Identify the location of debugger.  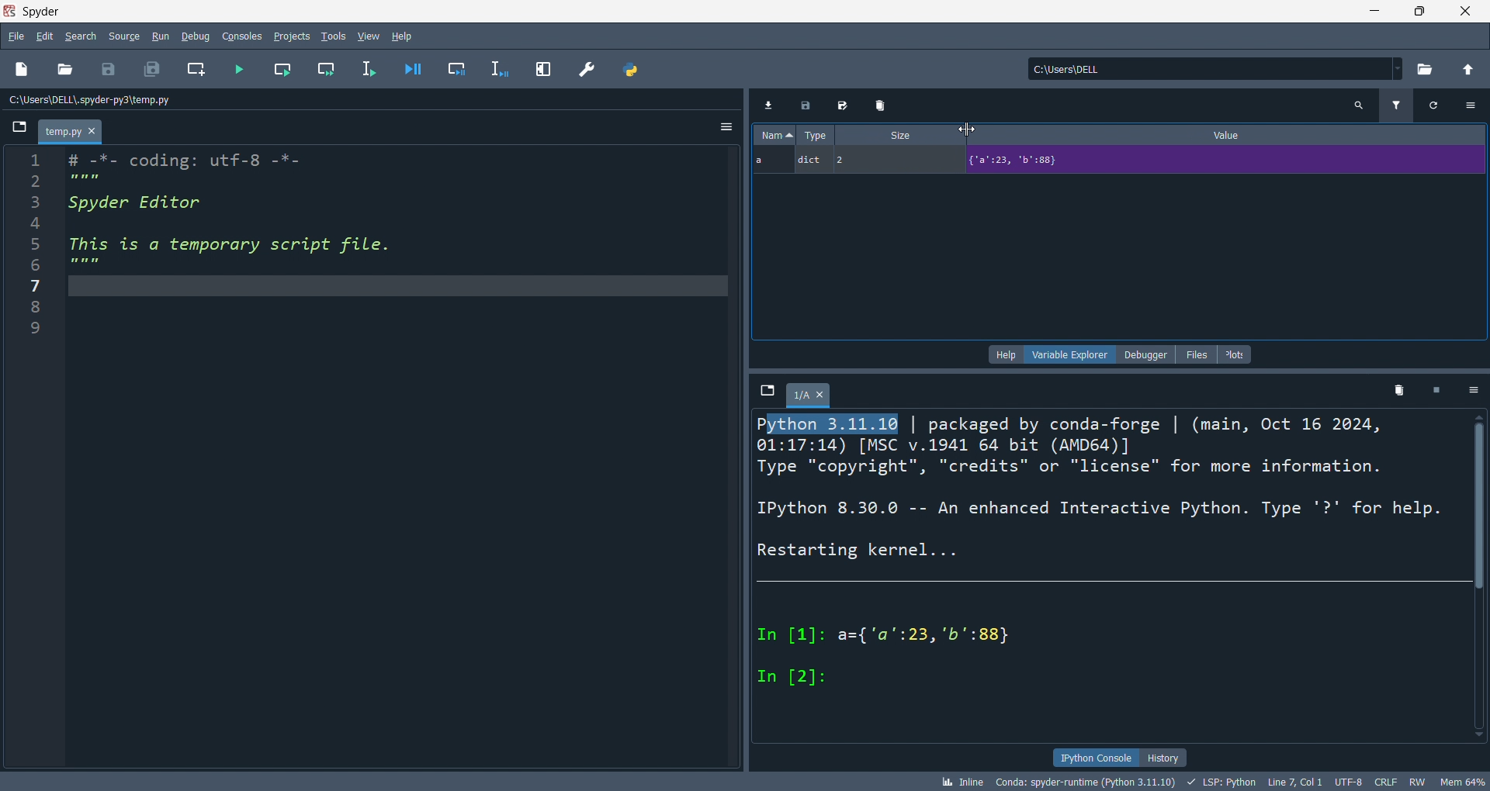
(1143, 355).